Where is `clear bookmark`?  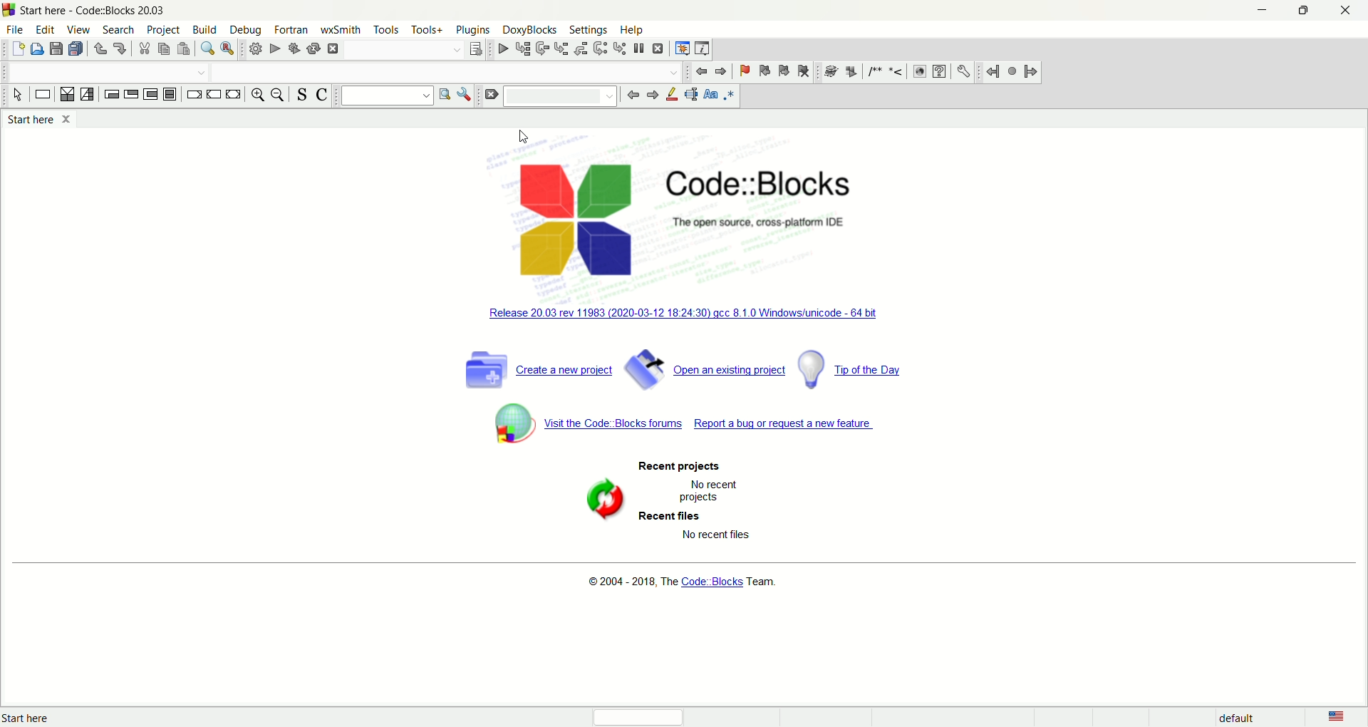
clear bookmark is located at coordinates (804, 71).